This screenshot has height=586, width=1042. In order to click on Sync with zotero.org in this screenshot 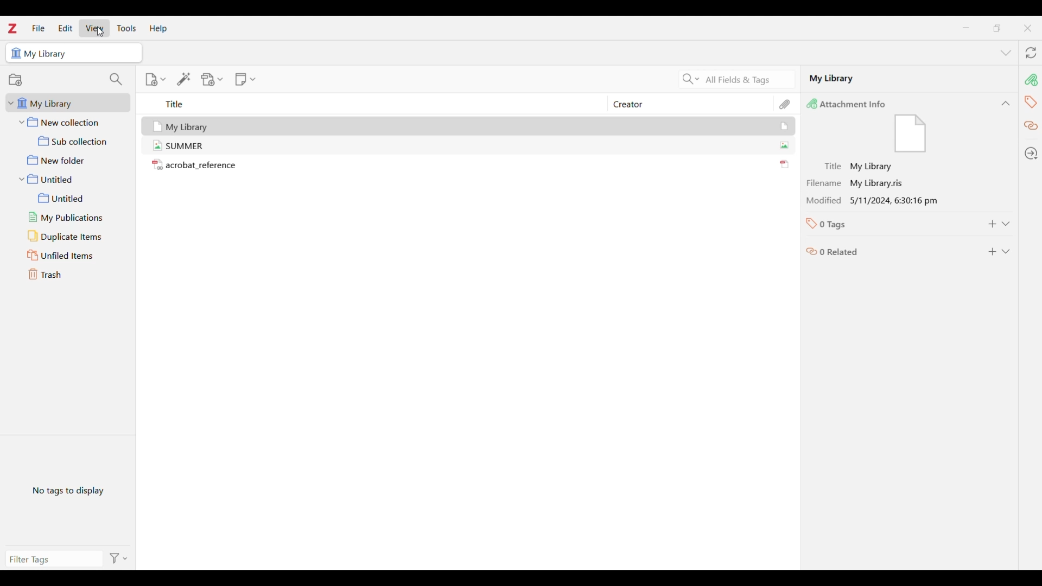, I will do `click(1031, 53)`.